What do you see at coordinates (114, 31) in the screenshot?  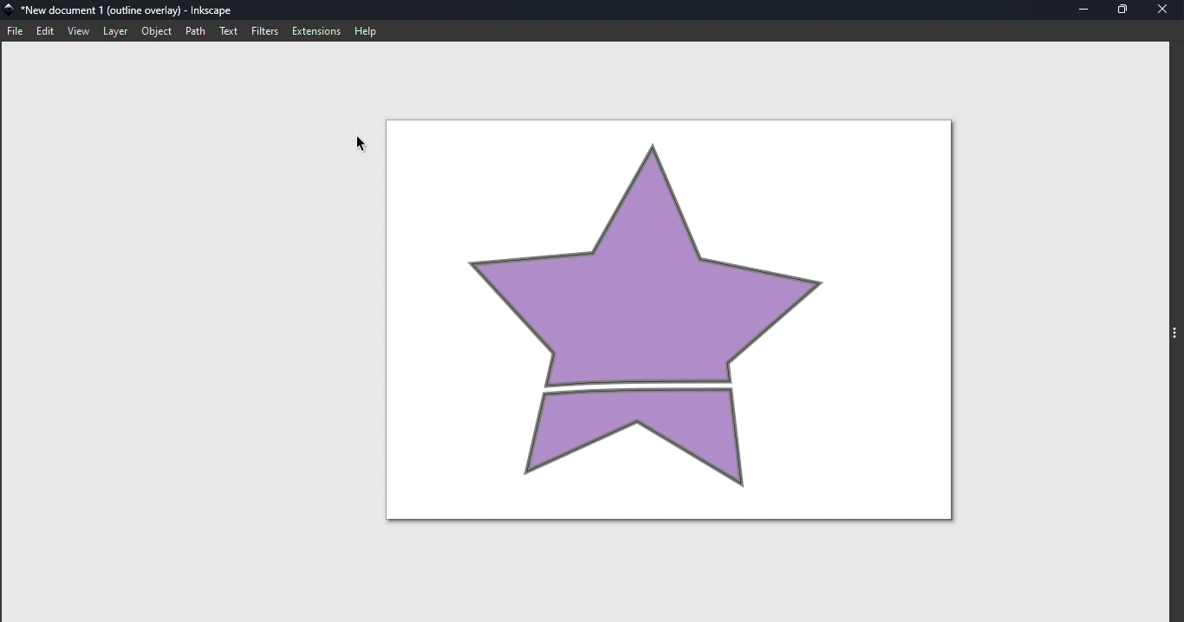 I see `Layer` at bounding box center [114, 31].